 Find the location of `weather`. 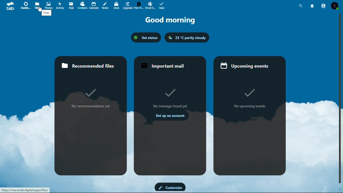

weather is located at coordinates (187, 38).